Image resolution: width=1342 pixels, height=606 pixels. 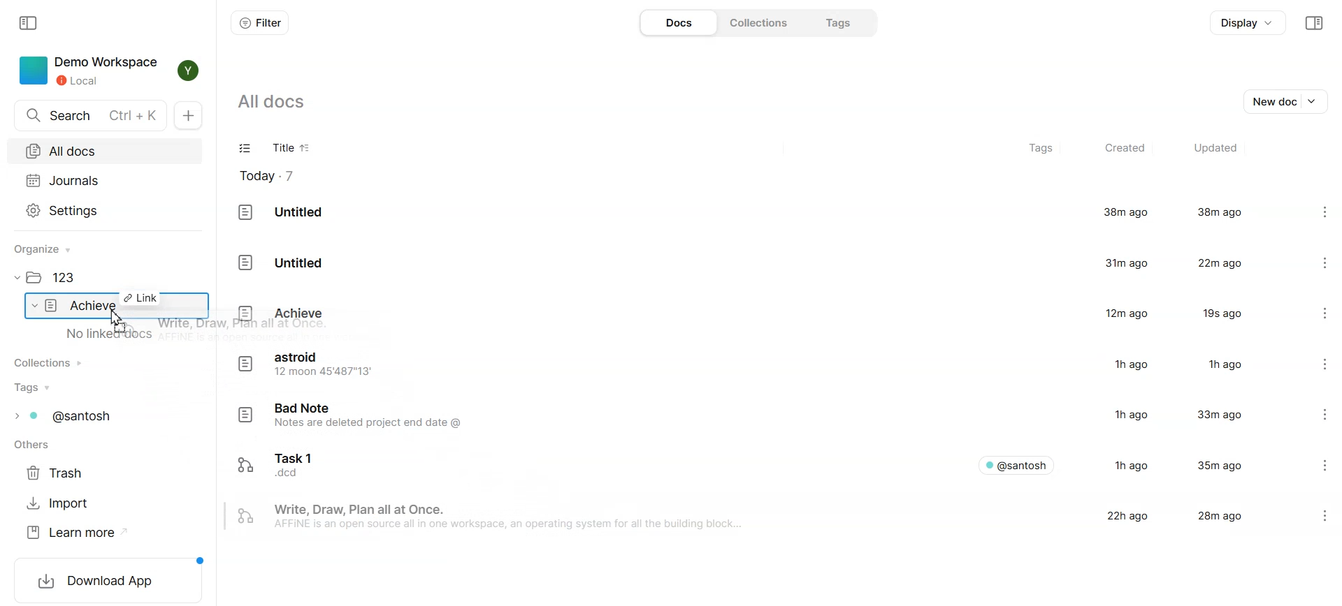 What do you see at coordinates (246, 149) in the screenshot?
I see `Checklist` at bounding box center [246, 149].